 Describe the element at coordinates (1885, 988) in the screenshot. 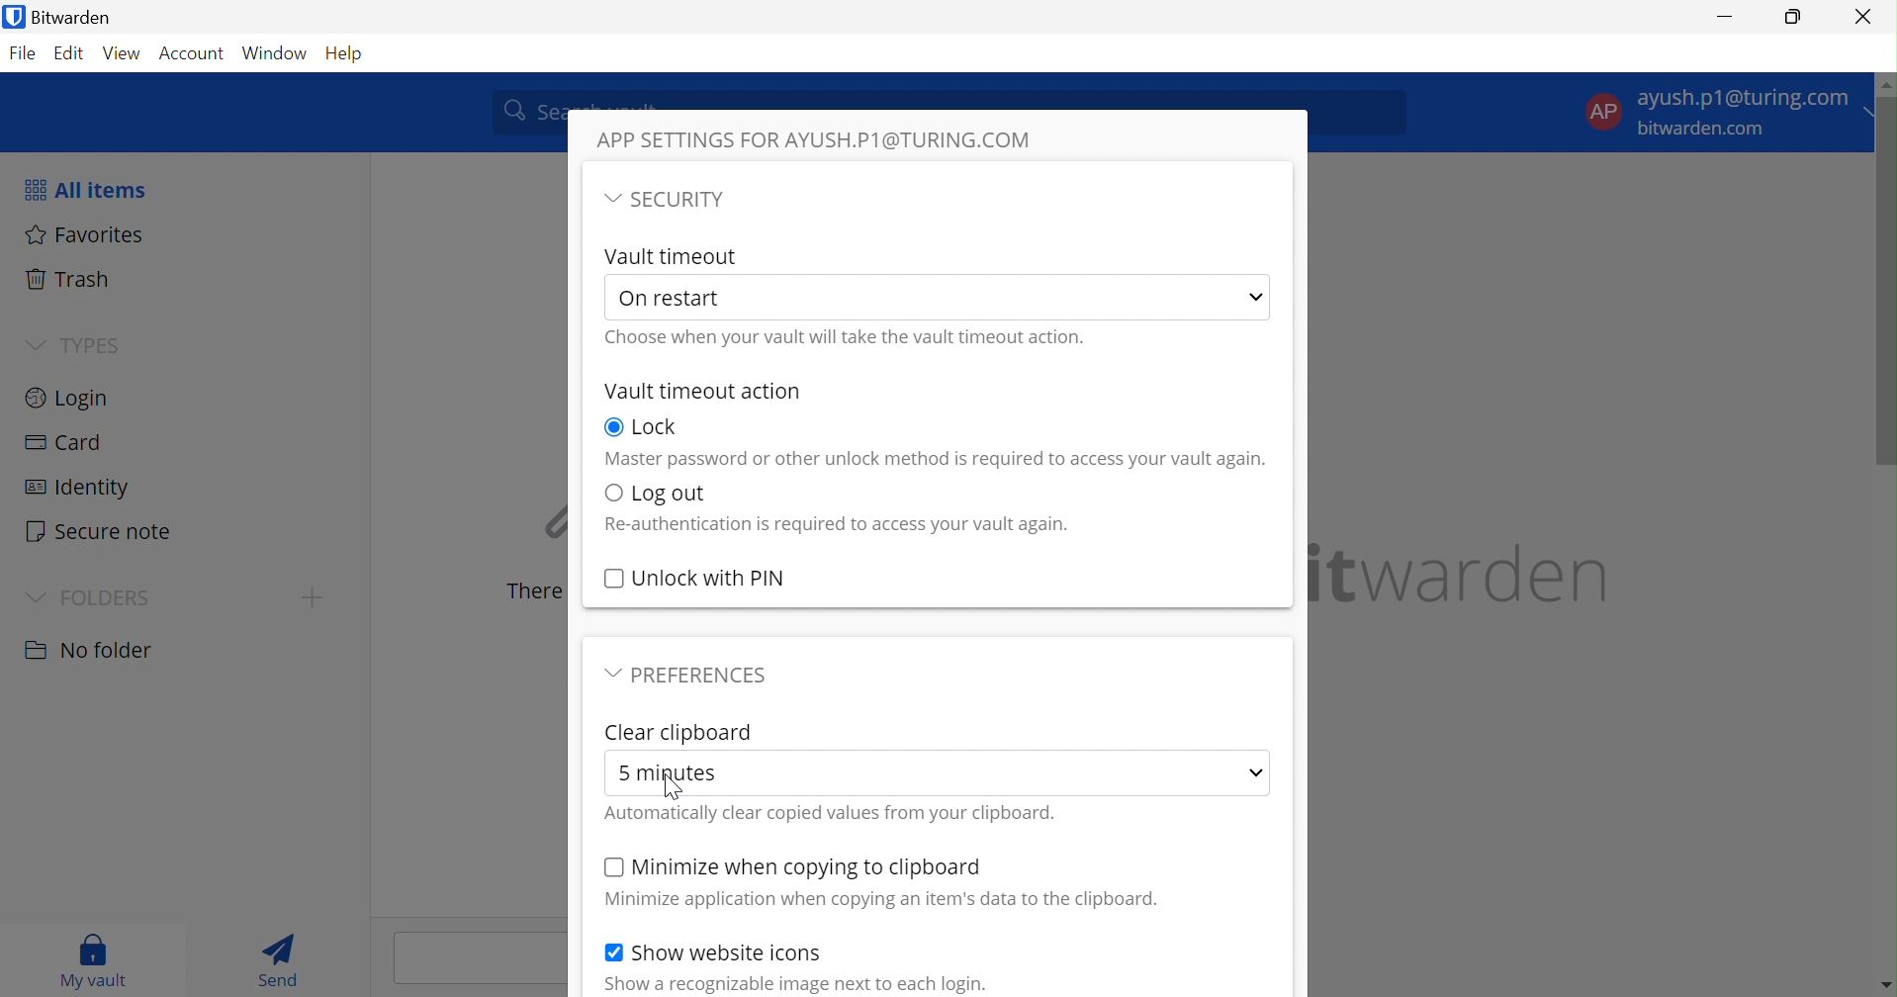

I see `move down` at that location.